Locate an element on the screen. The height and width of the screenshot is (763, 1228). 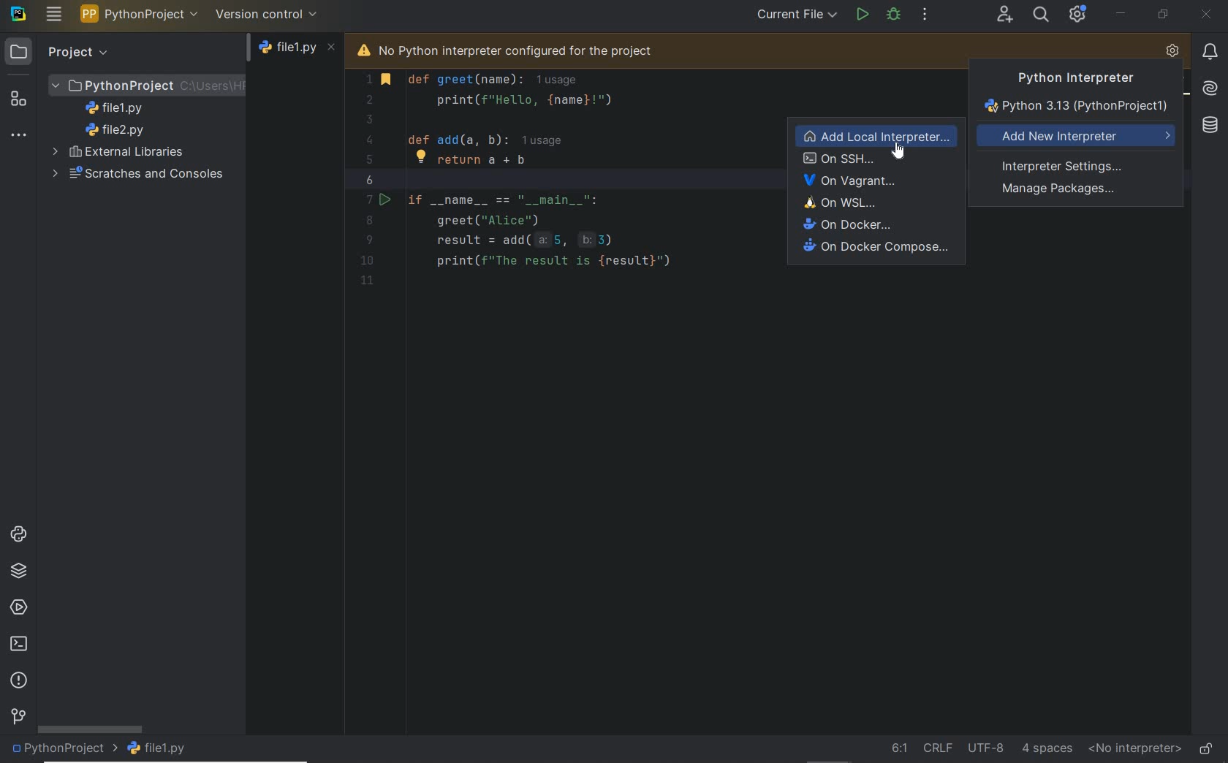
code with me is located at coordinates (1004, 15).